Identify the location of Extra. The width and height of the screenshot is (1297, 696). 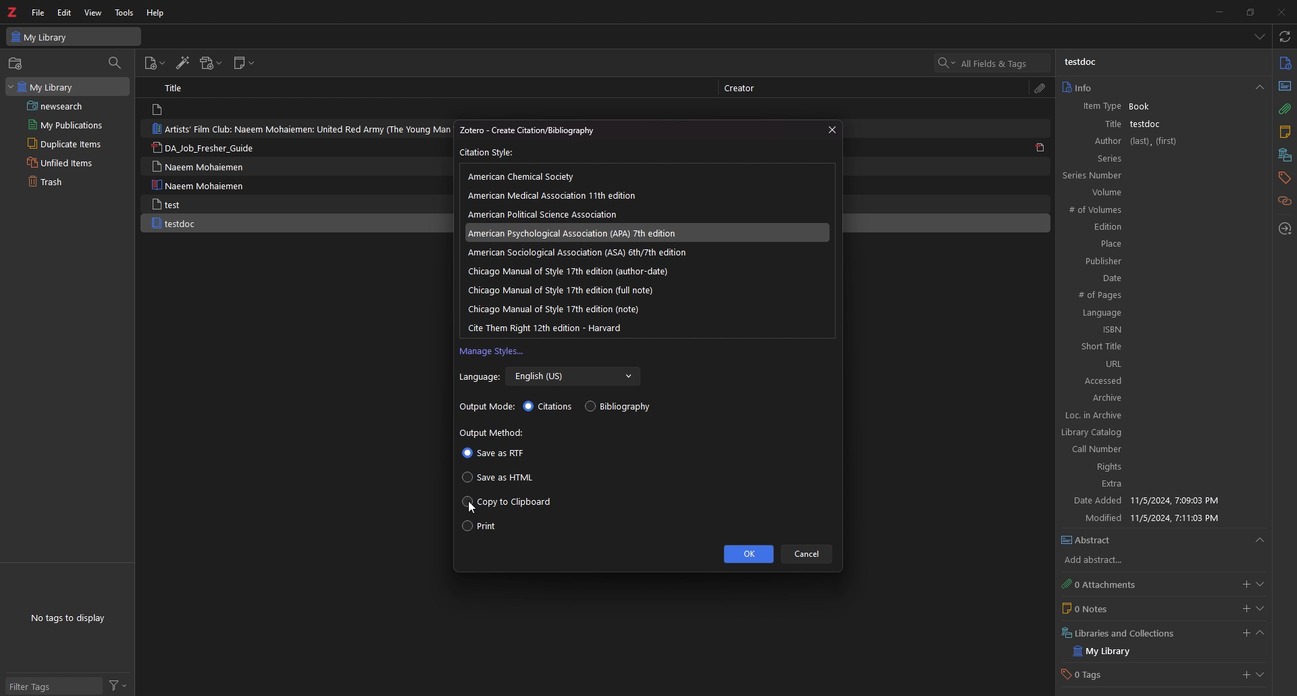
(1154, 485).